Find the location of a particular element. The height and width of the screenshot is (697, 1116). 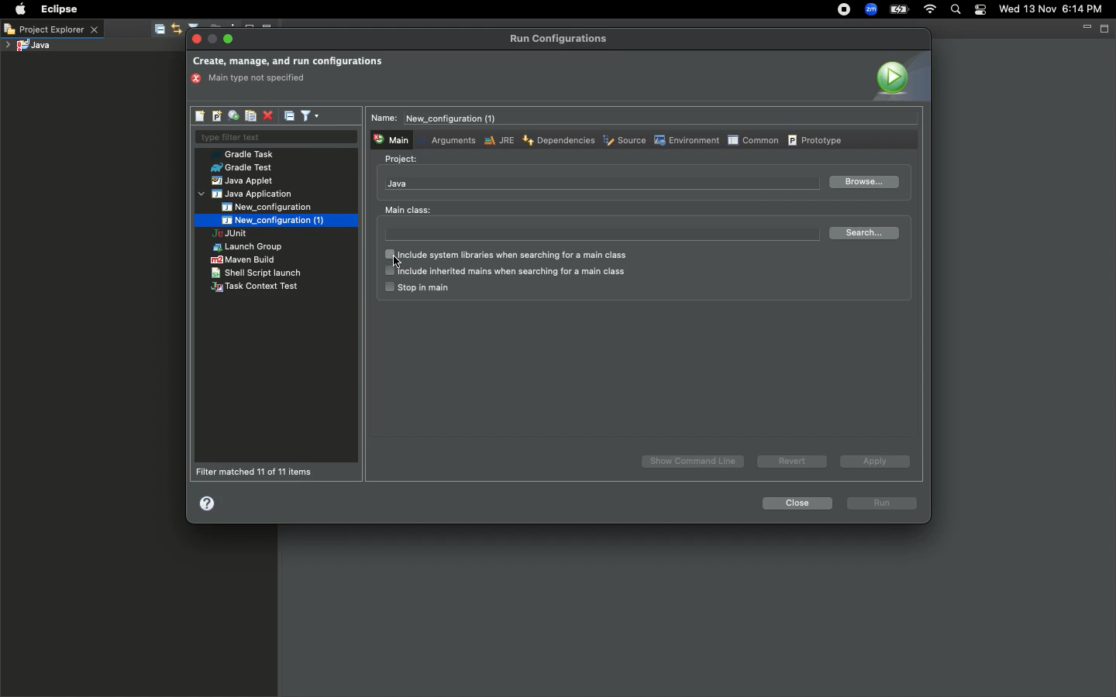

Maximize is located at coordinates (1106, 28).